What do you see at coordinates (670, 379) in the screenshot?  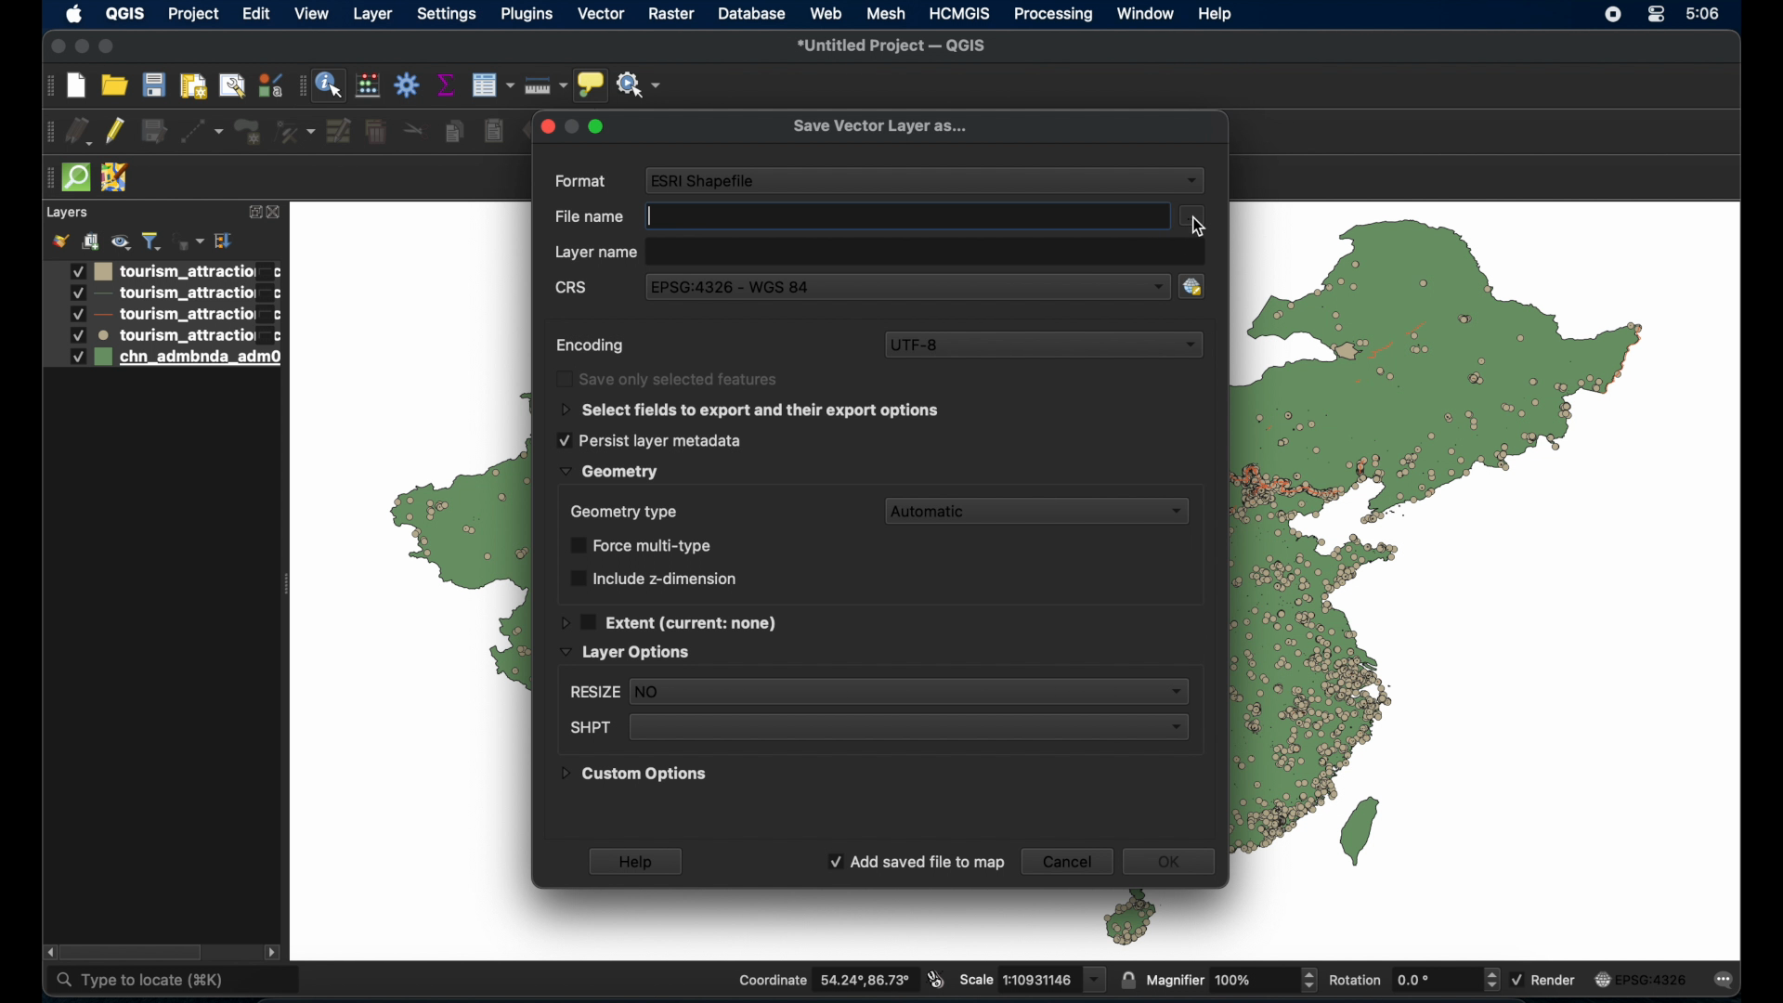 I see `save only selected features` at bounding box center [670, 379].